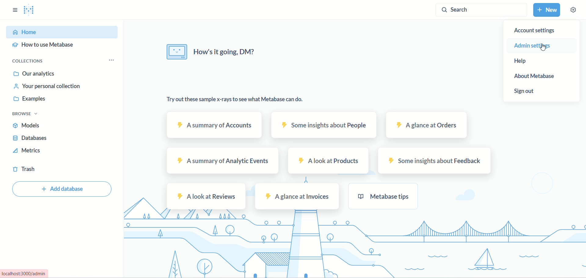  What do you see at coordinates (26, 125) in the screenshot?
I see `models` at bounding box center [26, 125].